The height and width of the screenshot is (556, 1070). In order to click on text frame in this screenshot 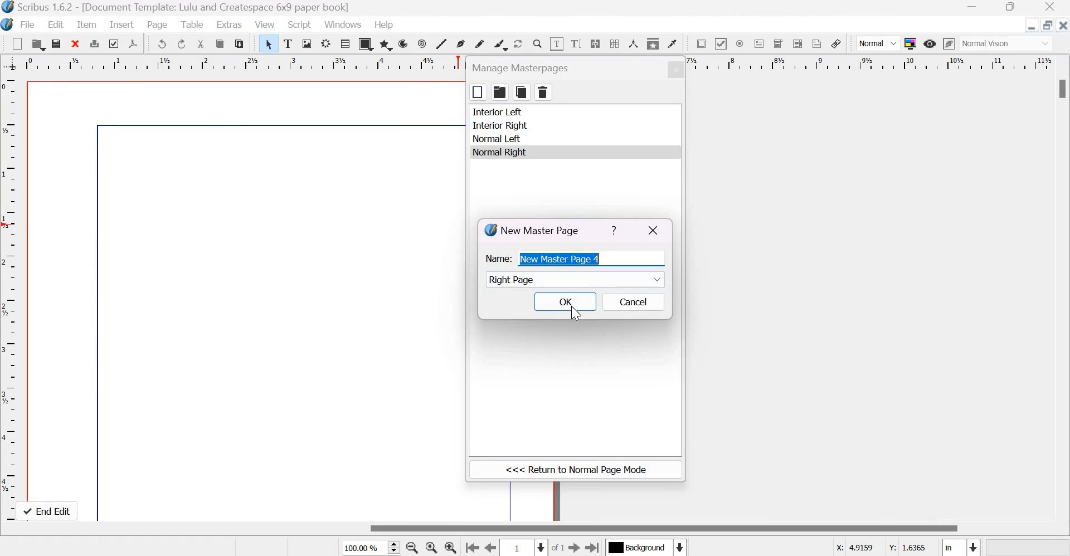, I will do `click(288, 44)`.